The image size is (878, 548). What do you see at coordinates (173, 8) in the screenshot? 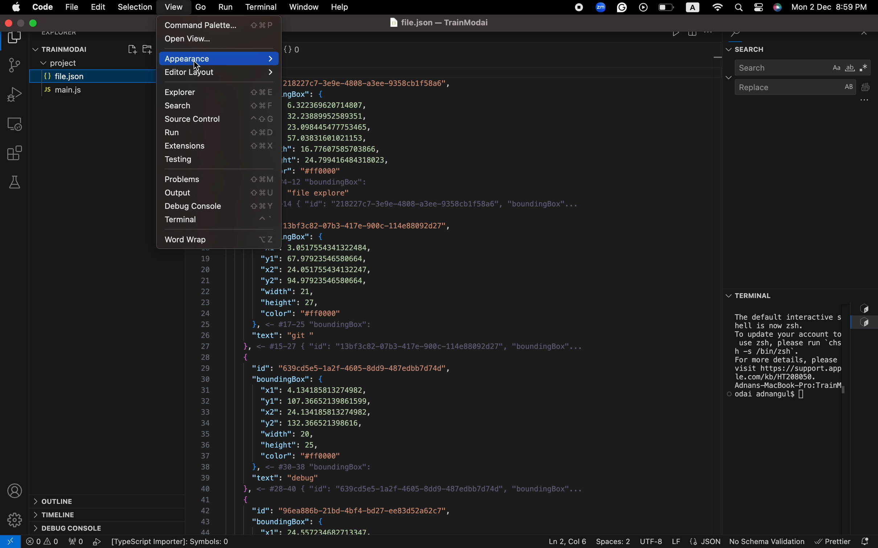
I see `view` at bounding box center [173, 8].